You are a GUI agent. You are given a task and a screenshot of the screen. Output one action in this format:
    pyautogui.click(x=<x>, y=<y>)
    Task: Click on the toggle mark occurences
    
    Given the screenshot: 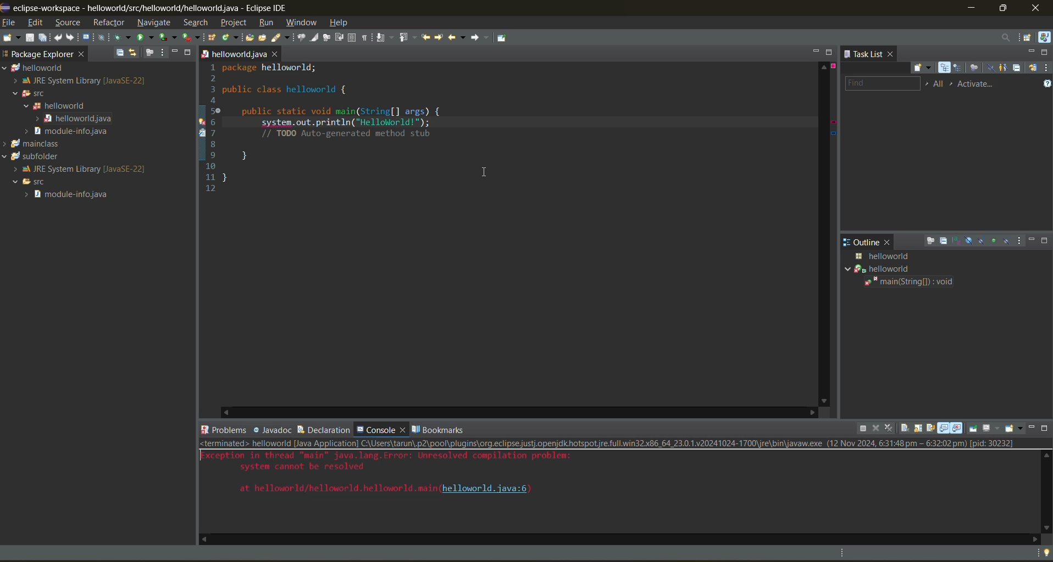 What is the action you would take?
    pyautogui.click(x=315, y=39)
    